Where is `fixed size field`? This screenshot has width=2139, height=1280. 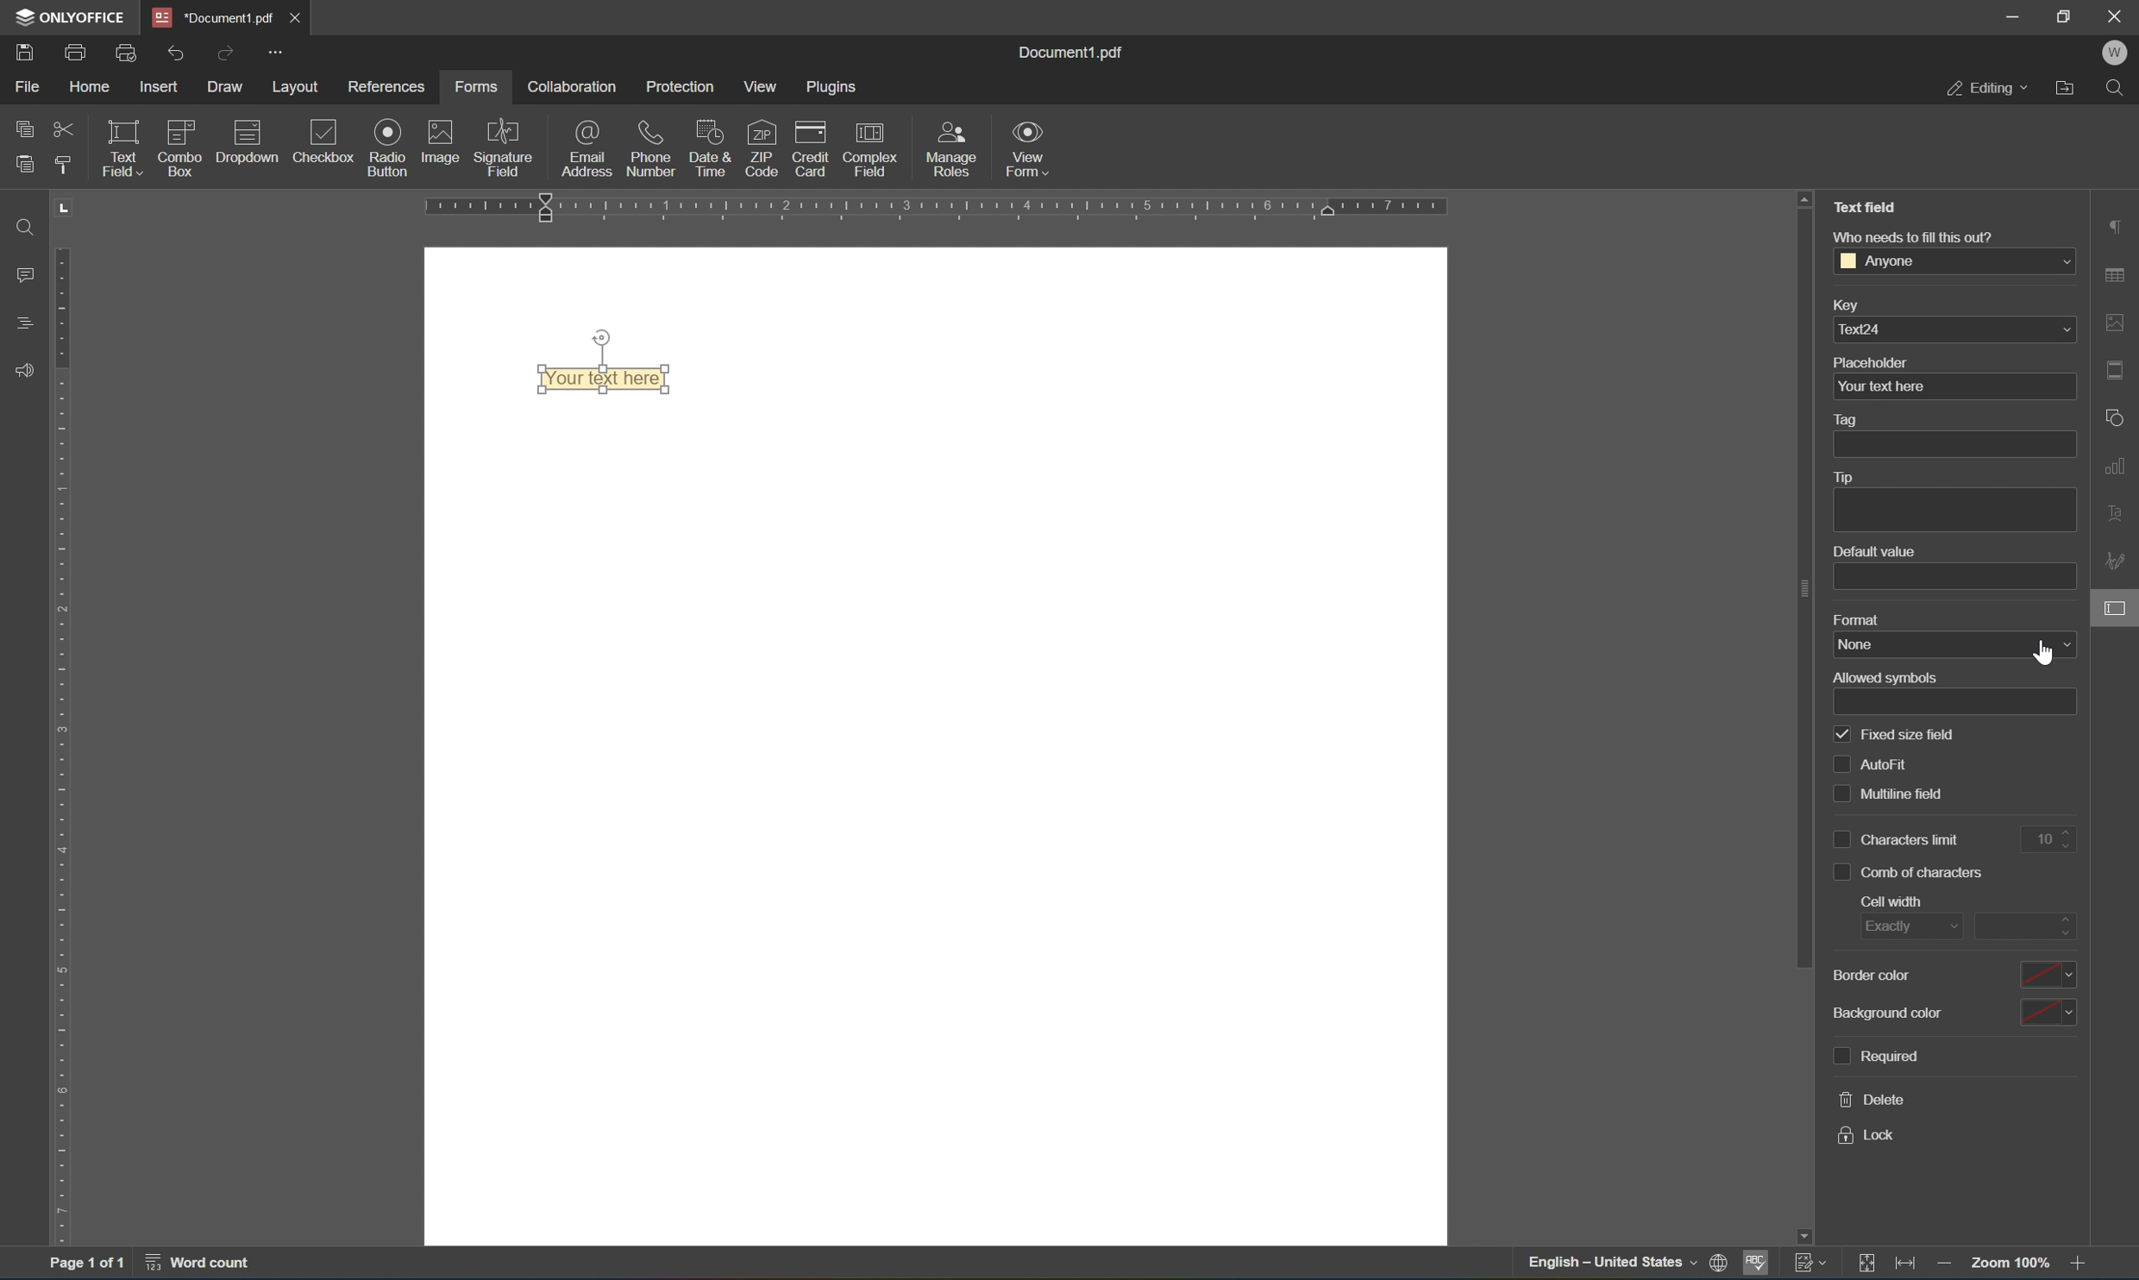
fixed size field is located at coordinates (1895, 733).